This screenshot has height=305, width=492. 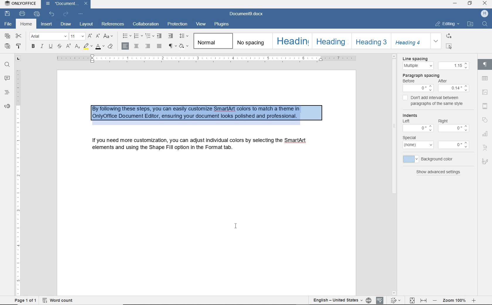 I want to click on tab stop, so click(x=18, y=58).